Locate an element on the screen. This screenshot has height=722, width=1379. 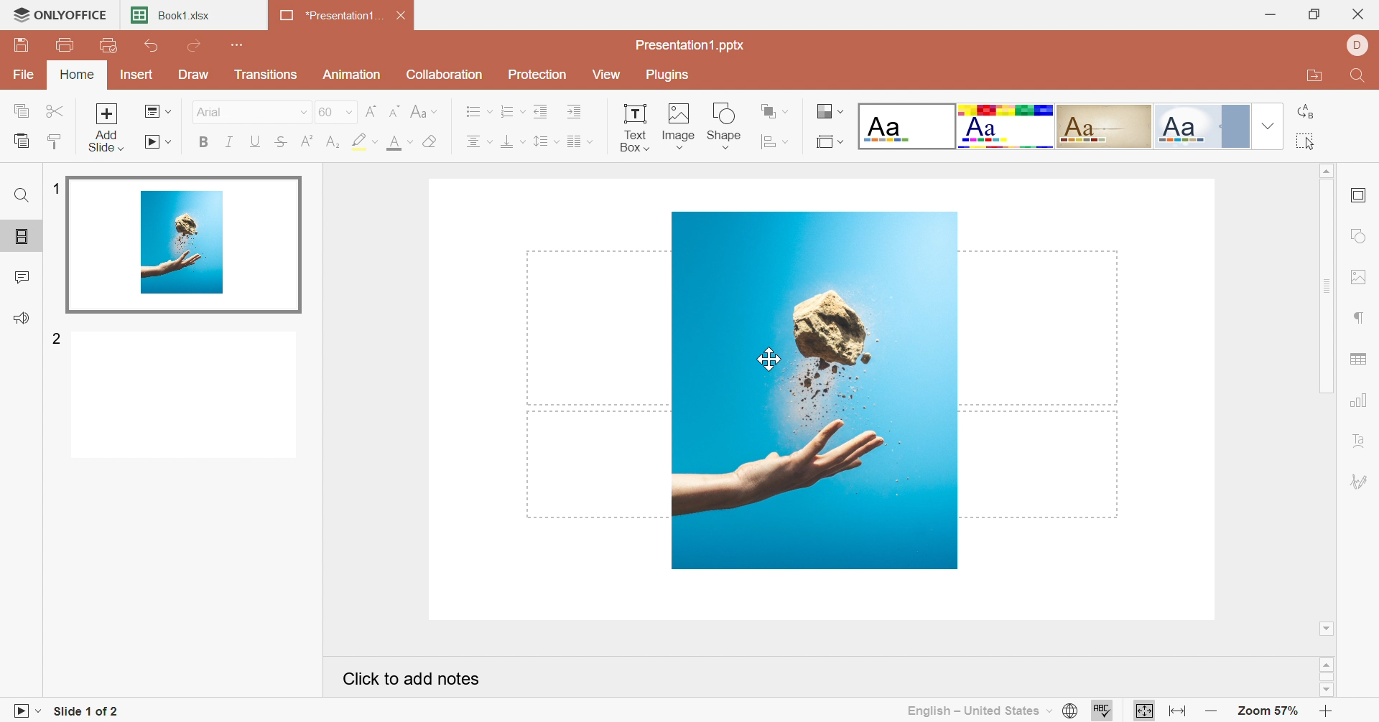
Decrease indent is located at coordinates (543, 110).